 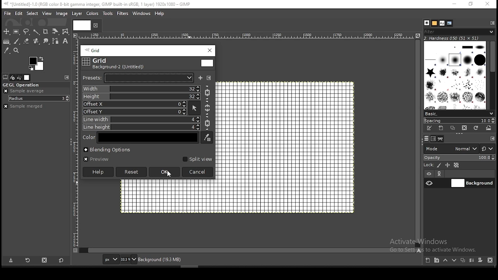 What do you see at coordinates (139, 78) in the screenshot?
I see `pick a preset` at bounding box center [139, 78].